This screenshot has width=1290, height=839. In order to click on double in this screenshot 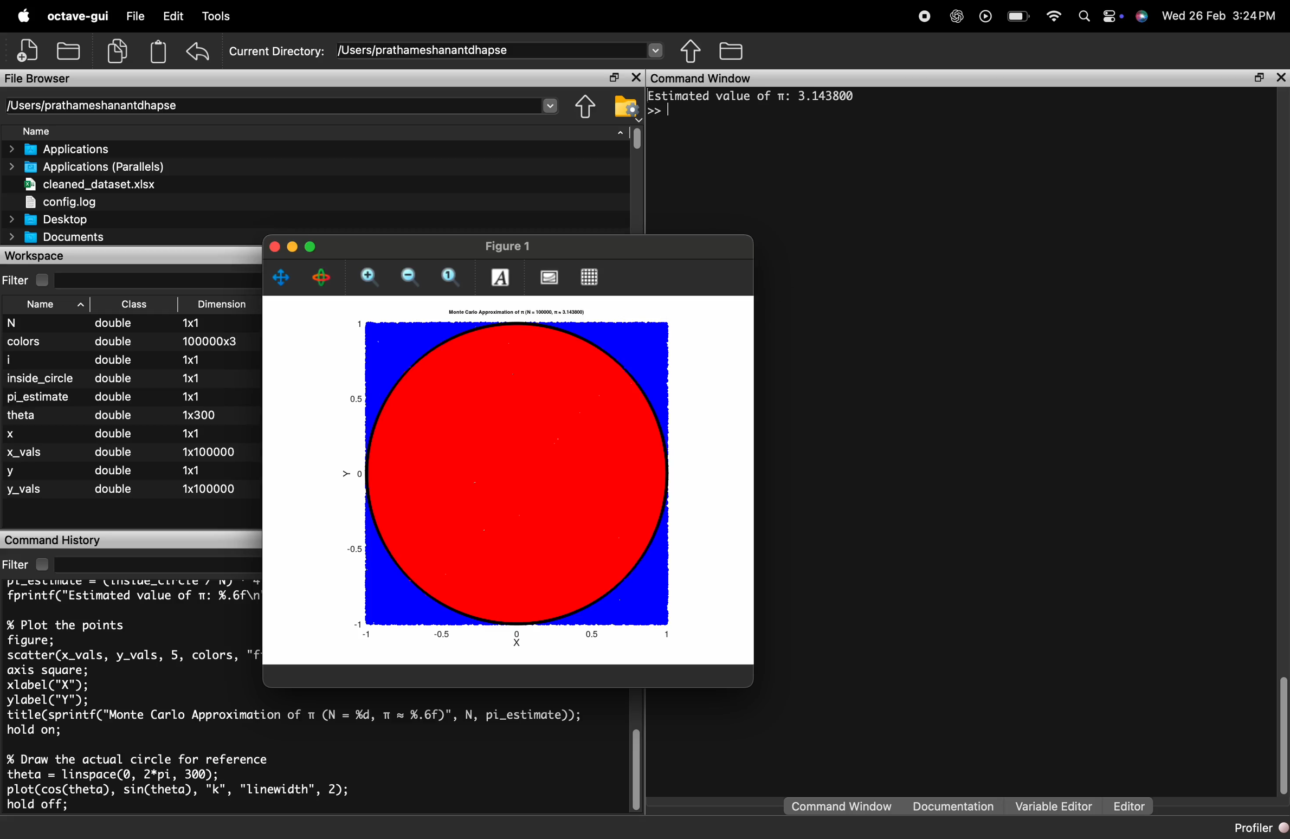, I will do `click(114, 324)`.